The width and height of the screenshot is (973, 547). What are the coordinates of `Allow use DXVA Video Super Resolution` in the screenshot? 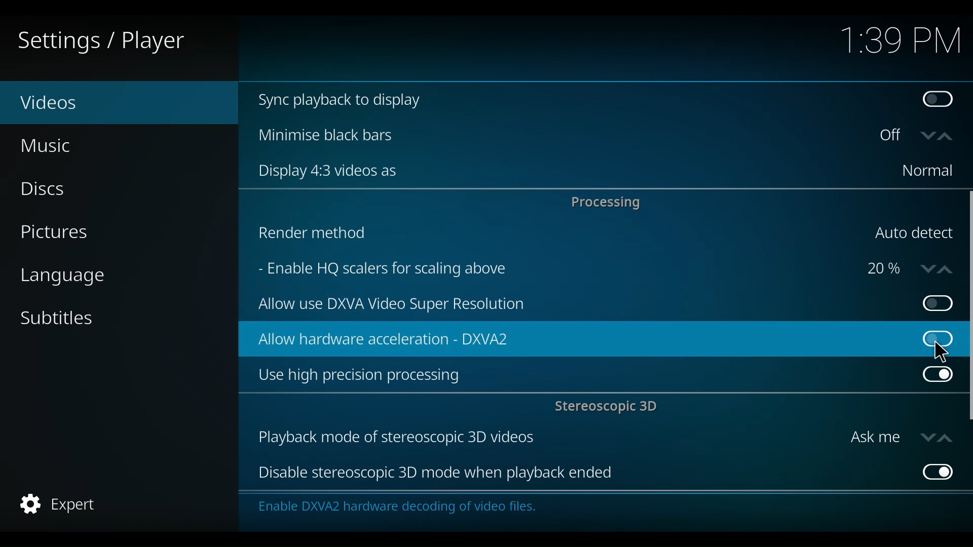 It's located at (579, 305).